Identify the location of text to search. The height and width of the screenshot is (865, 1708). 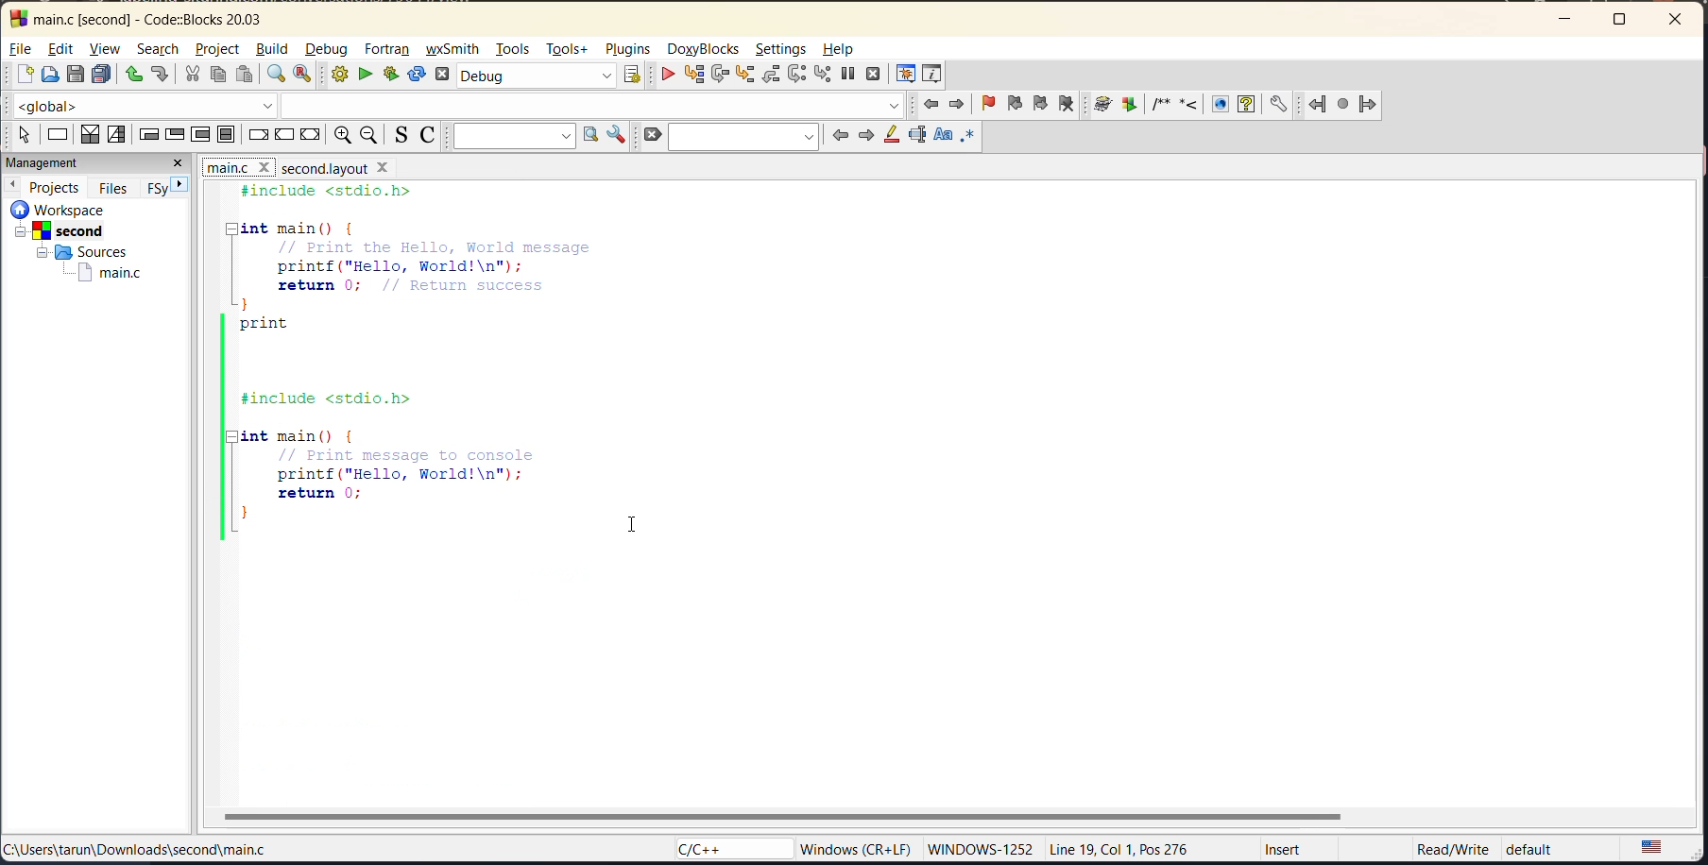
(514, 137).